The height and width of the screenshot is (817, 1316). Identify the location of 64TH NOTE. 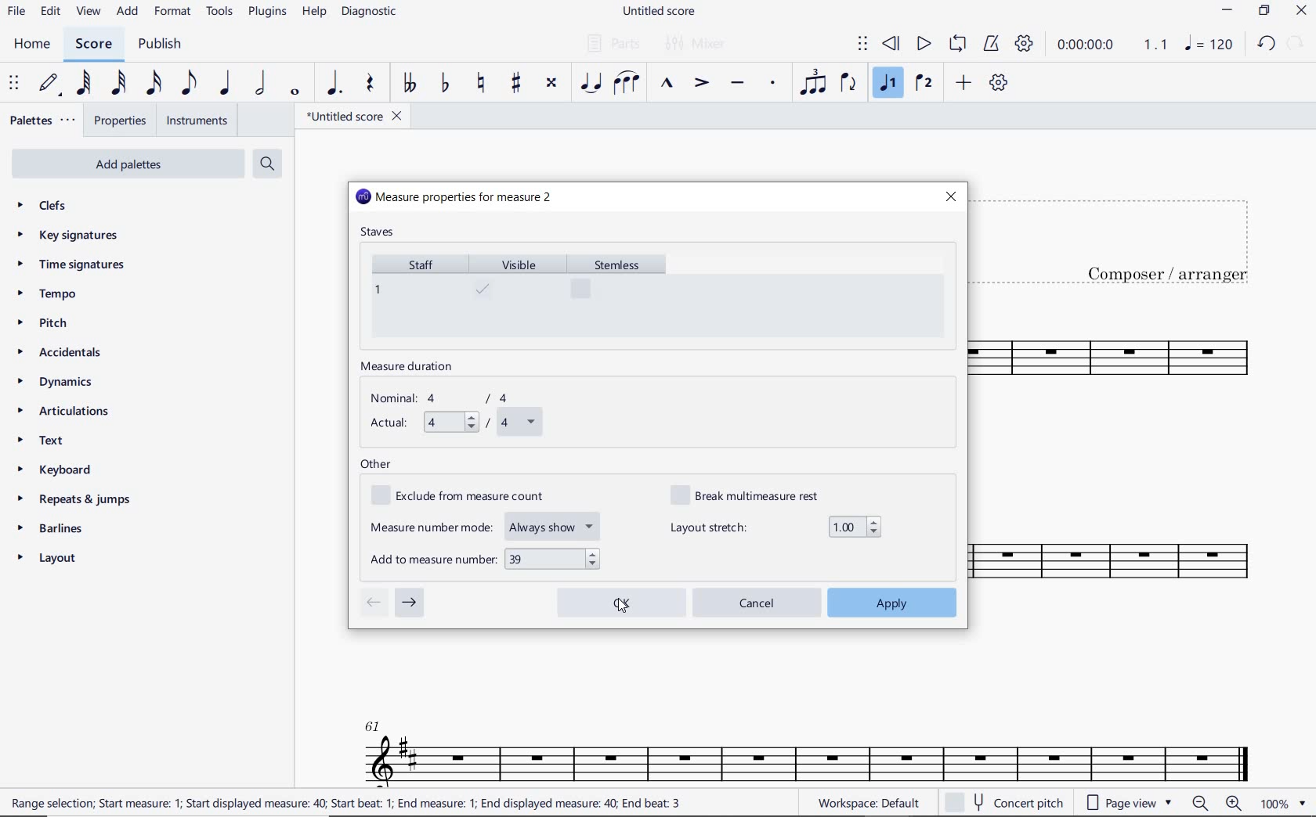
(85, 84).